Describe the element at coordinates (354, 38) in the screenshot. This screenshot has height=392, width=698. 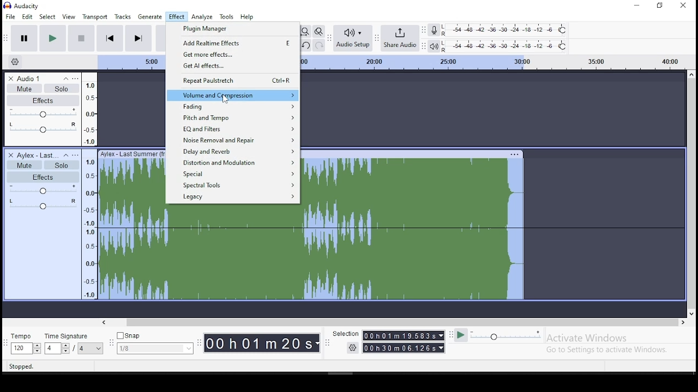
I see `audio setup` at that location.